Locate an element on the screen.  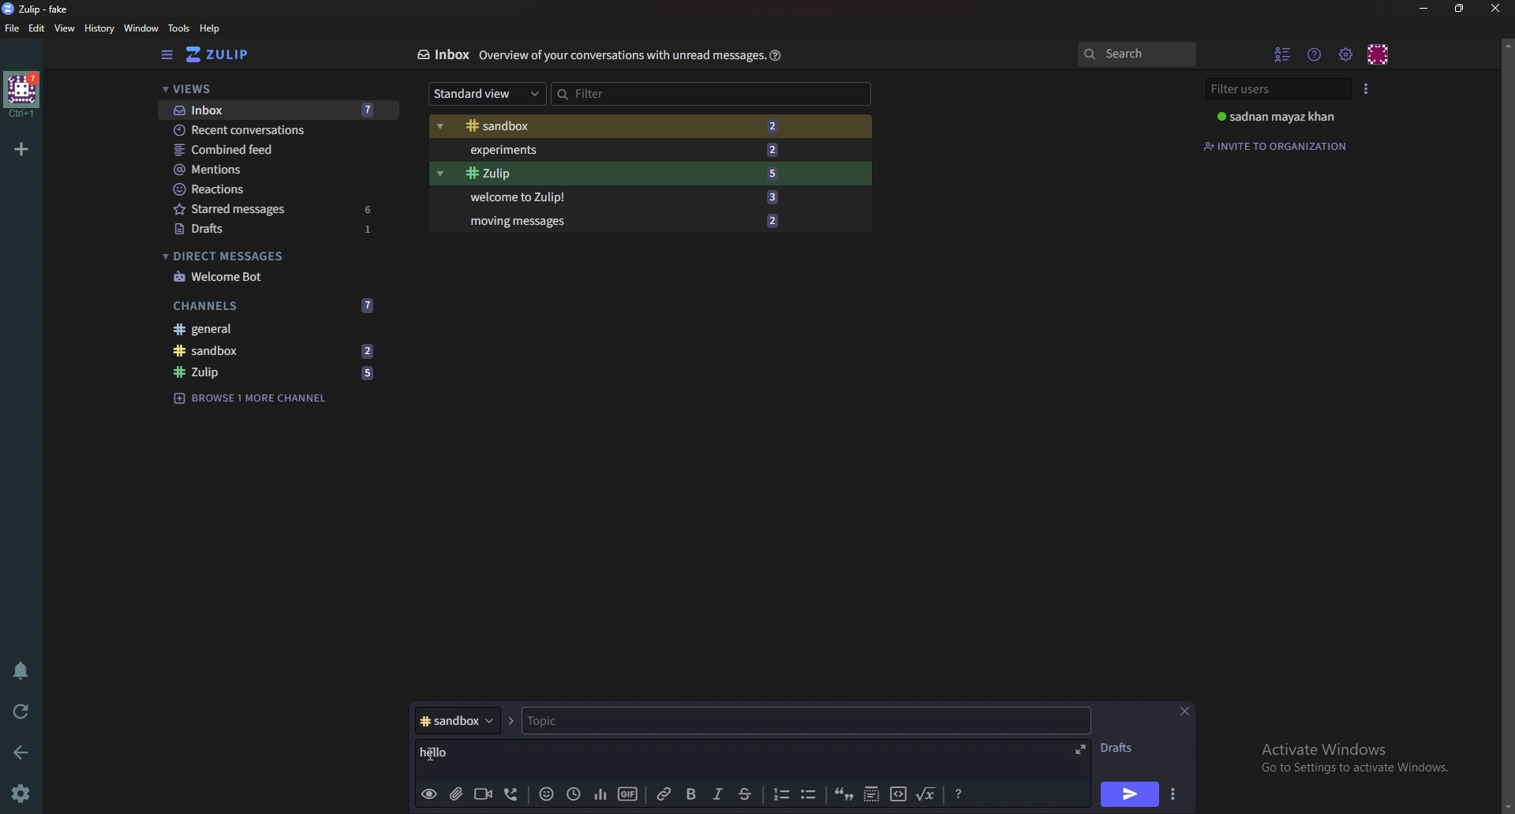
Combined feed is located at coordinates (268, 148).